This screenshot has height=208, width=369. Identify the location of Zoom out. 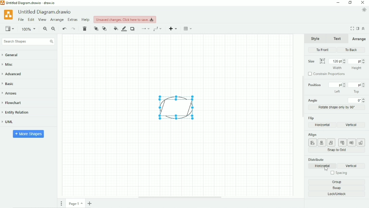
(54, 29).